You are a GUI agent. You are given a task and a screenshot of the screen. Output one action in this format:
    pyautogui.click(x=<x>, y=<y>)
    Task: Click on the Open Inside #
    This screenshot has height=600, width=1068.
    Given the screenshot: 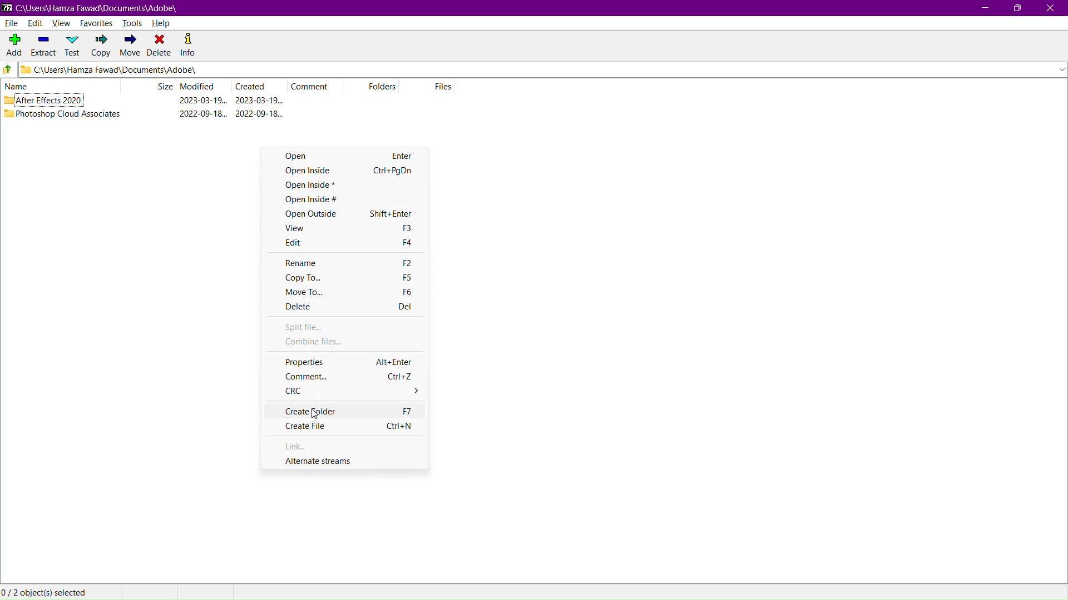 What is the action you would take?
    pyautogui.click(x=345, y=199)
    